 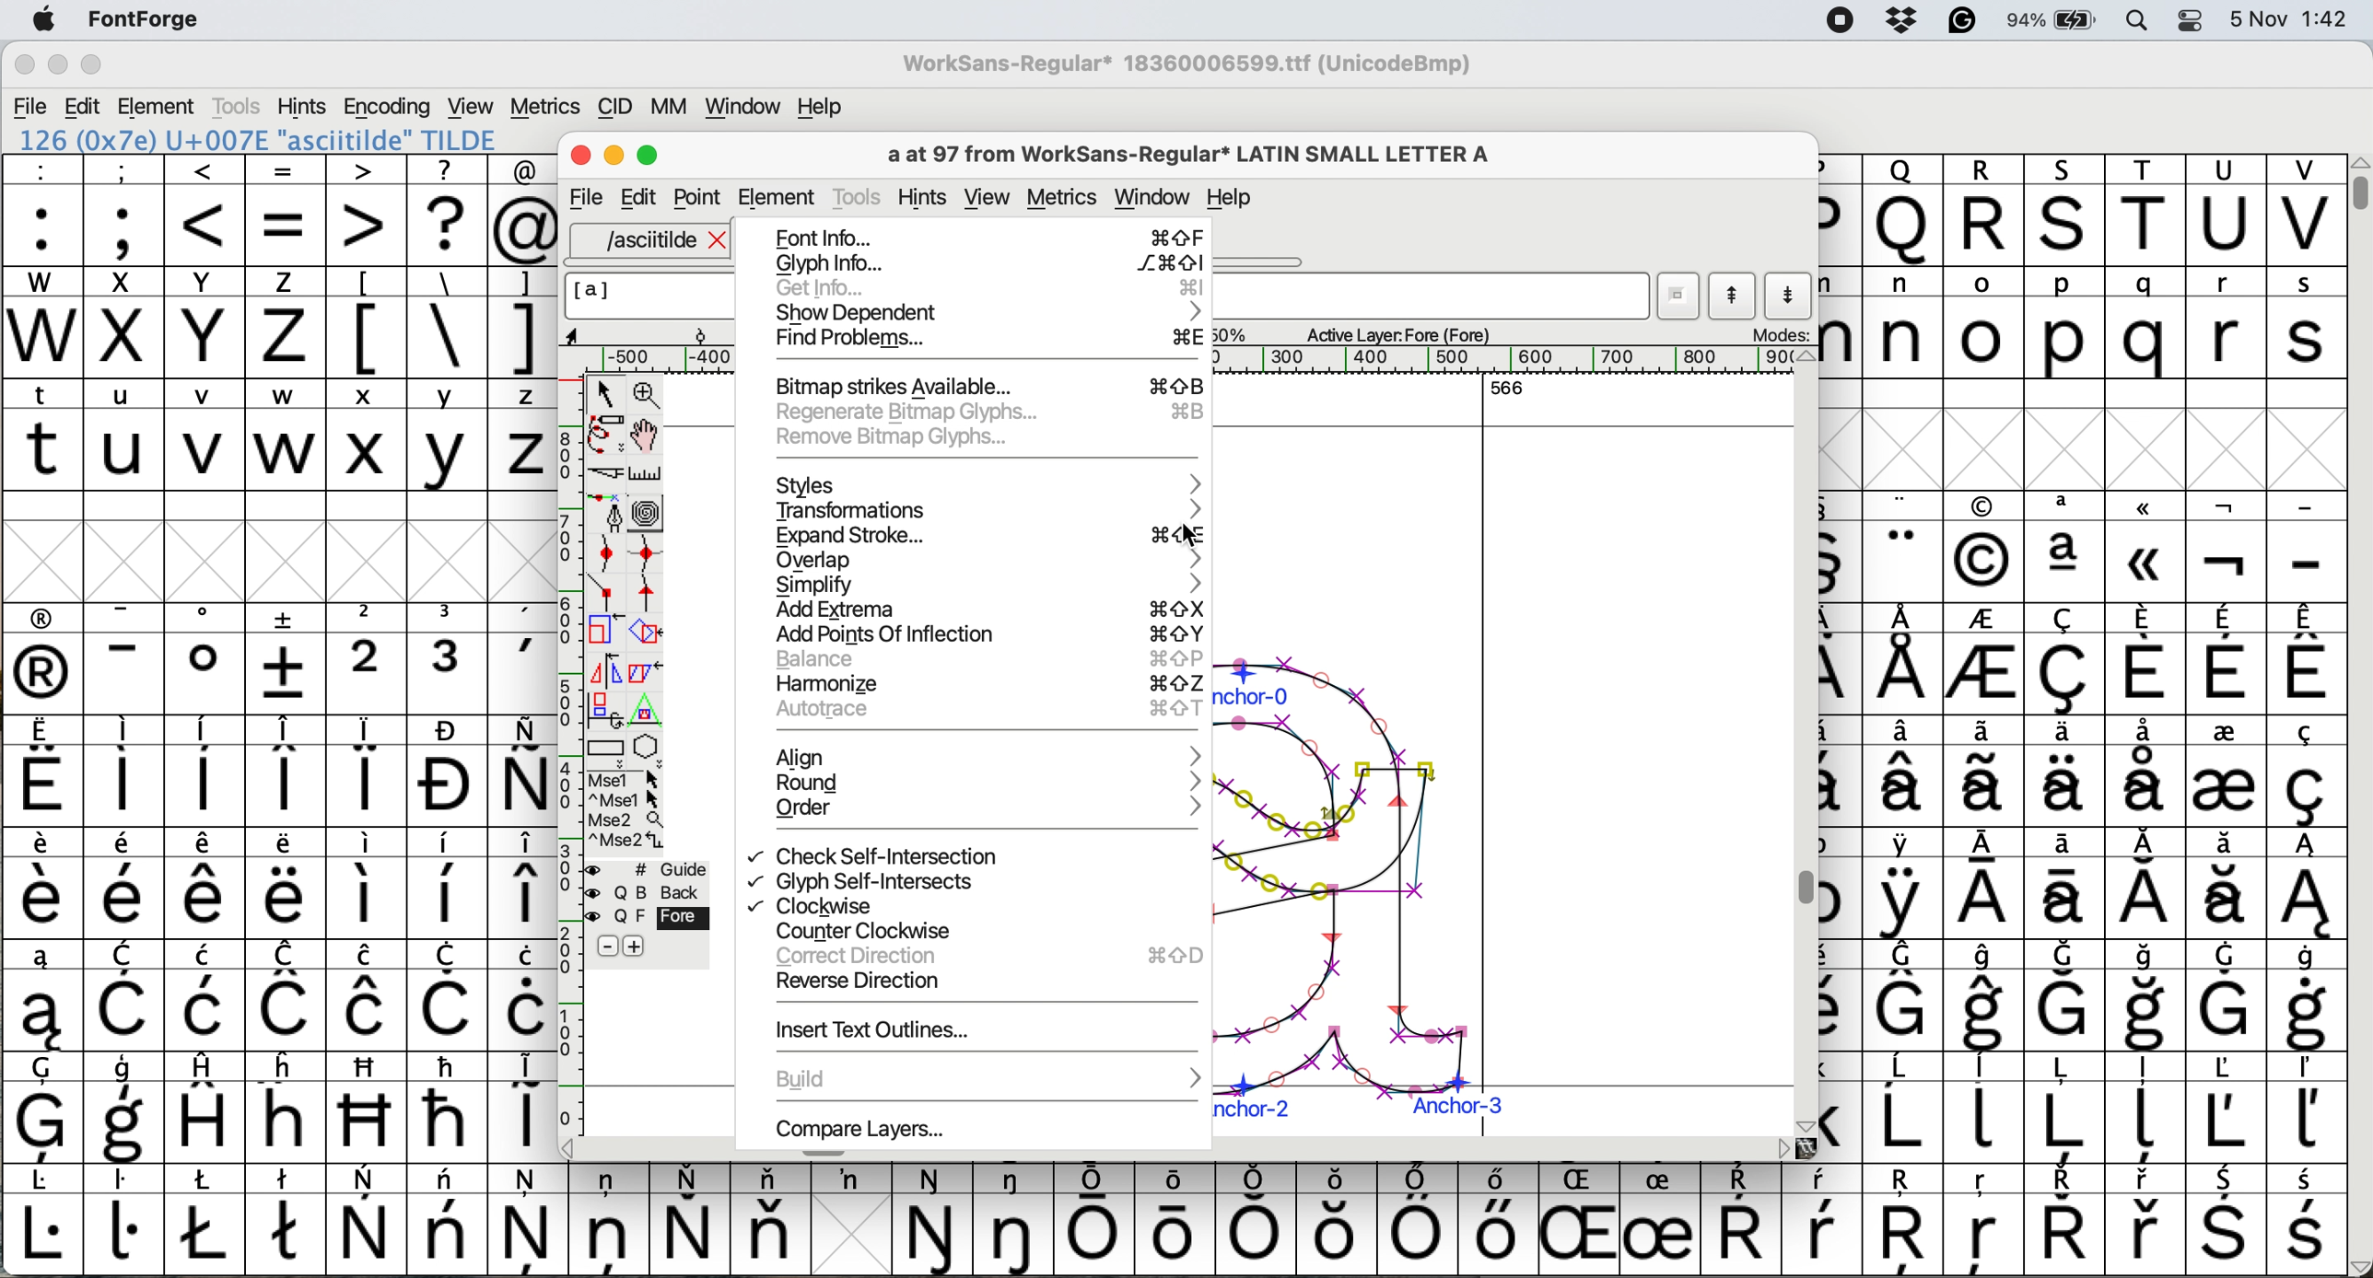 What do you see at coordinates (1740, 1221) in the screenshot?
I see `symbol` at bounding box center [1740, 1221].